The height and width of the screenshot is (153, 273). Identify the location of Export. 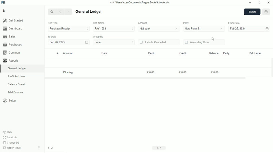
(252, 12).